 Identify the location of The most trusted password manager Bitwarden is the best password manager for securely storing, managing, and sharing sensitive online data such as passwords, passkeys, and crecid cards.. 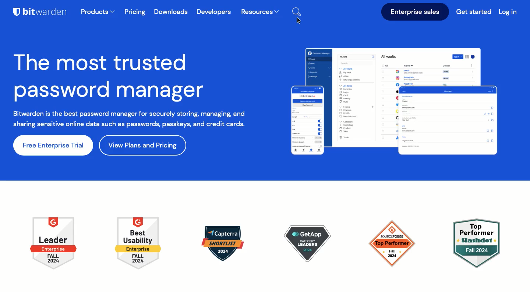
(130, 90).